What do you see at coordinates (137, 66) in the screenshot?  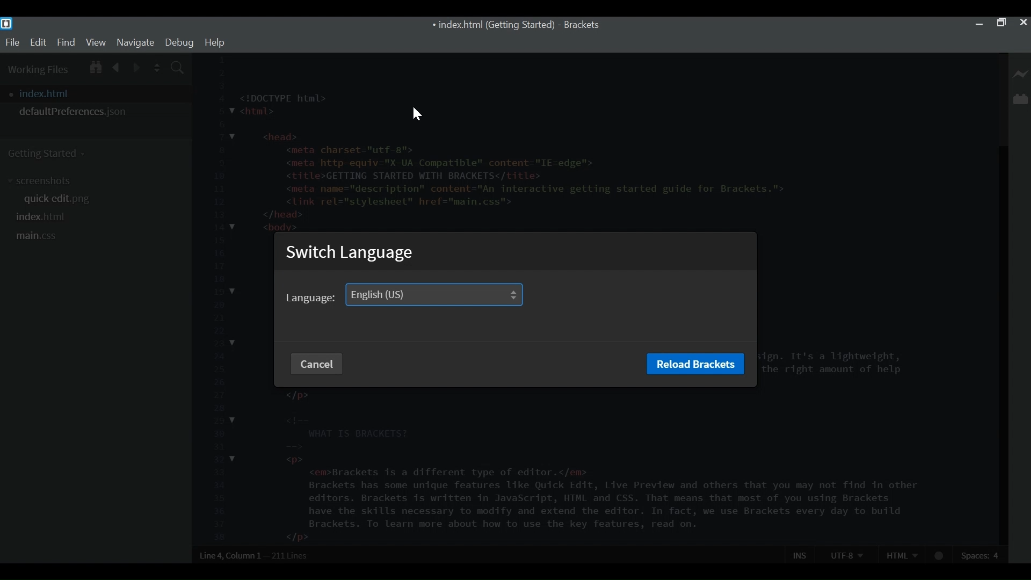 I see `Navigate Forward` at bounding box center [137, 66].